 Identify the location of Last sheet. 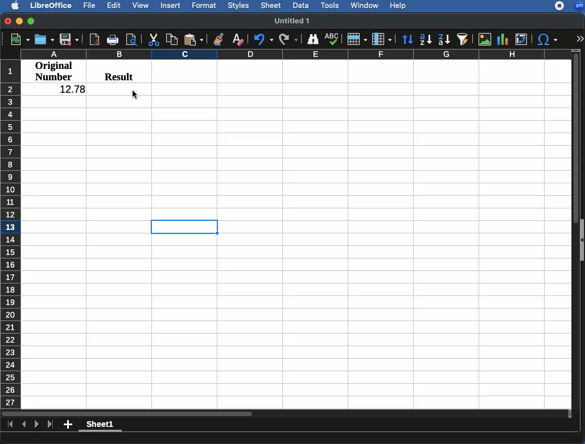
(51, 425).